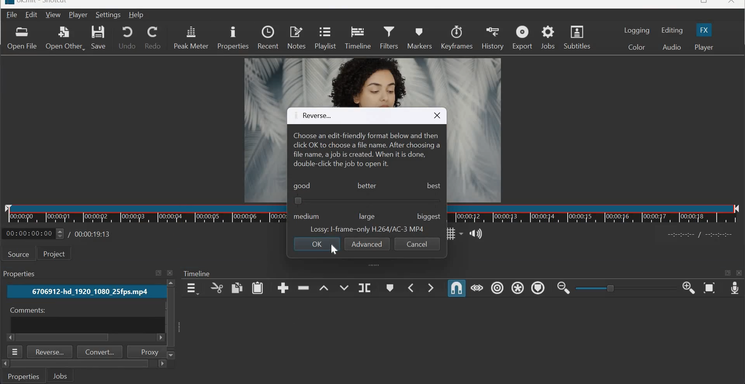 The height and width of the screenshot is (384, 745). Describe the element at coordinates (100, 352) in the screenshot. I see `convert` at that location.